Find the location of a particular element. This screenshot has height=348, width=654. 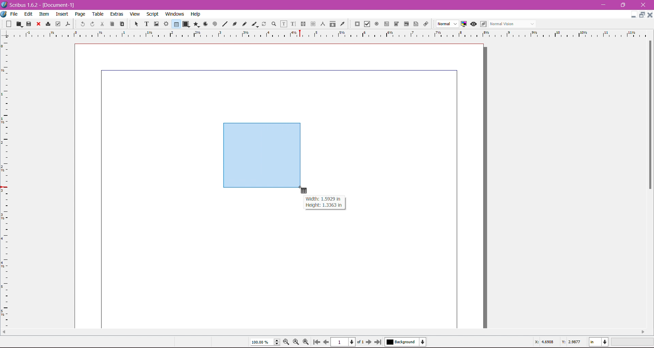

Cut is located at coordinates (101, 23).